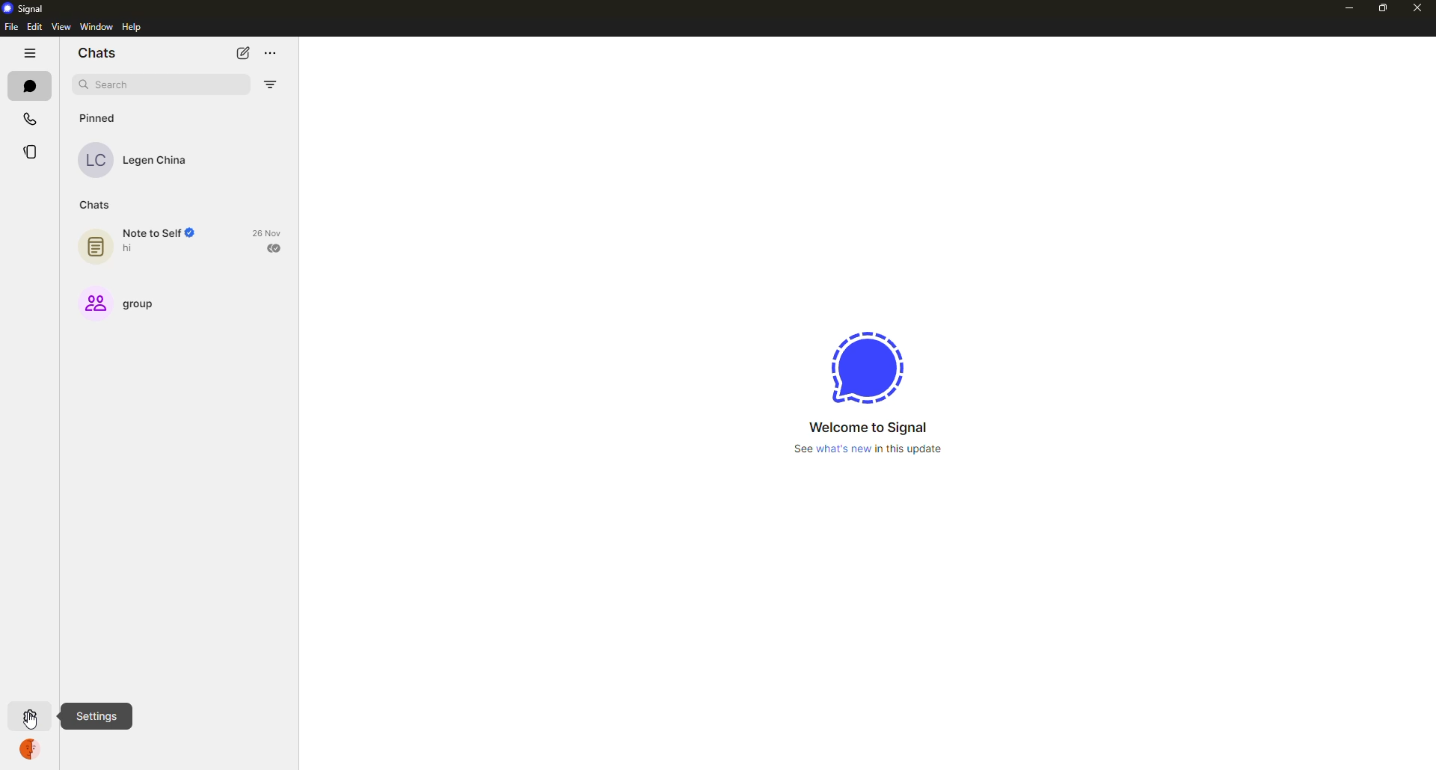 This screenshot has height=770, width=1436. What do you see at coordinates (160, 233) in the screenshot?
I see `Note to Self` at bounding box center [160, 233].